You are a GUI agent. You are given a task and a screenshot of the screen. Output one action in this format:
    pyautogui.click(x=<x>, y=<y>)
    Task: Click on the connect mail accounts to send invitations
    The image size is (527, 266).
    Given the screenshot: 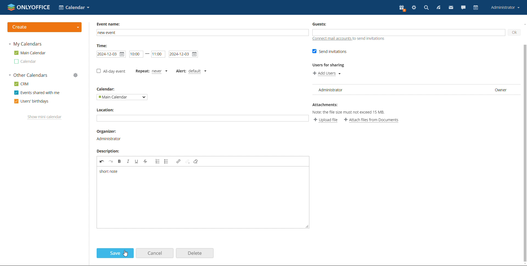 What is the action you would take?
    pyautogui.click(x=350, y=39)
    